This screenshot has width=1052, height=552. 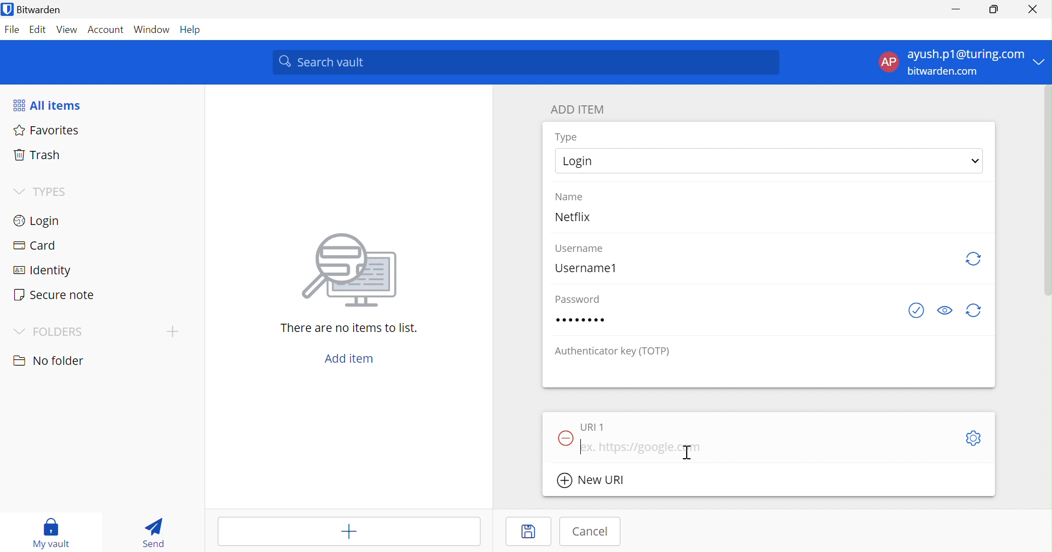 What do you see at coordinates (39, 30) in the screenshot?
I see `Edit` at bounding box center [39, 30].